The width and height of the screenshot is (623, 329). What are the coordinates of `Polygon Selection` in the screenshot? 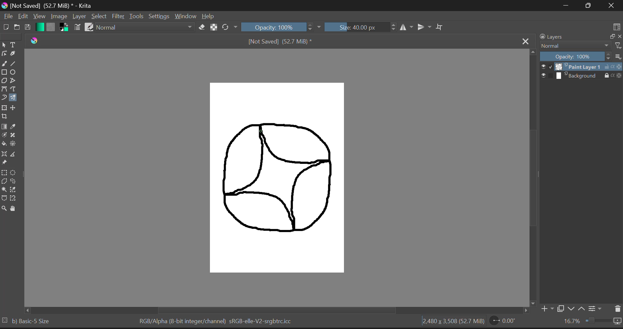 It's located at (4, 181).